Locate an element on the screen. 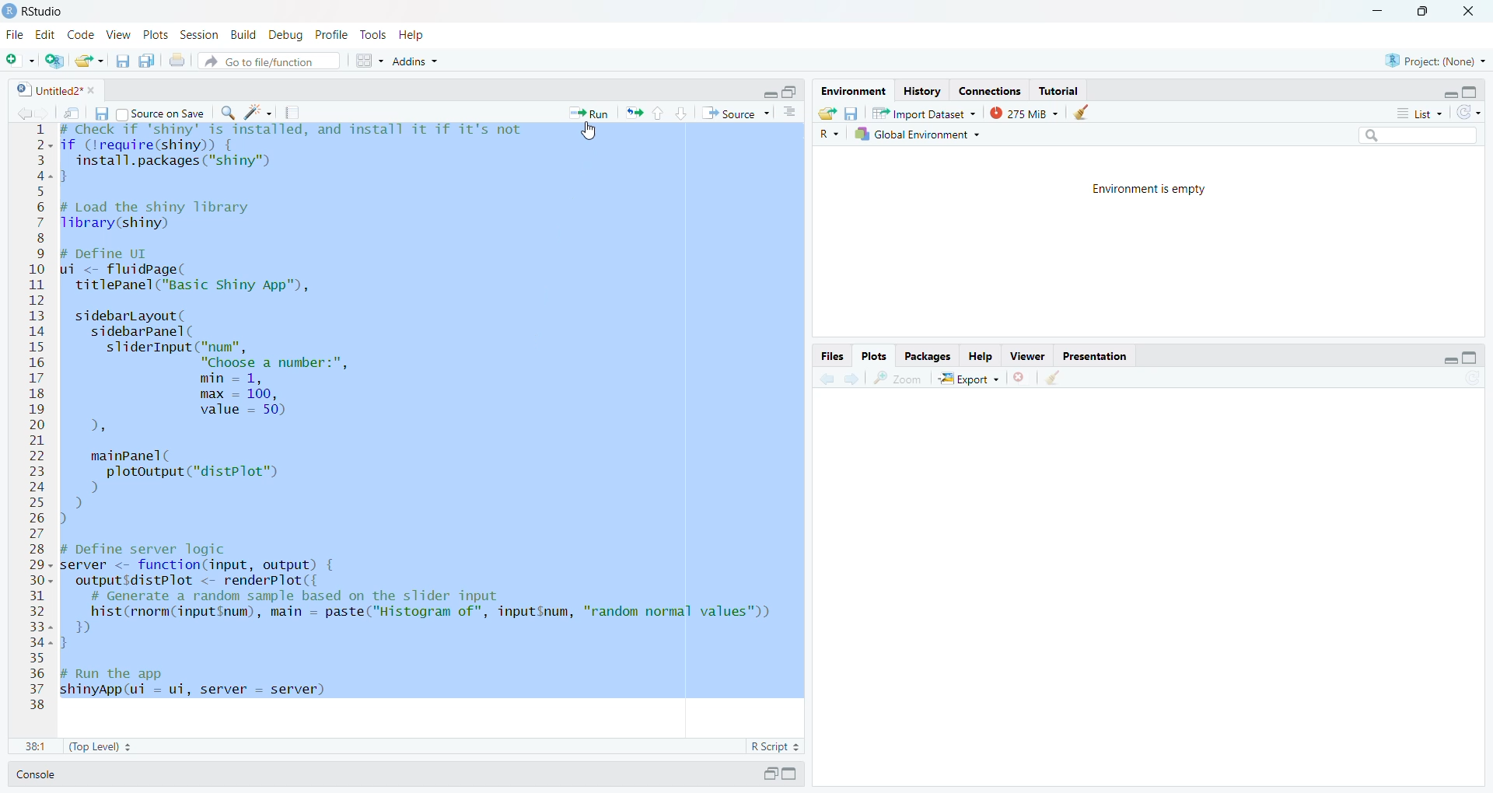 The width and height of the screenshot is (1493, 793). maximize is located at coordinates (791, 774).